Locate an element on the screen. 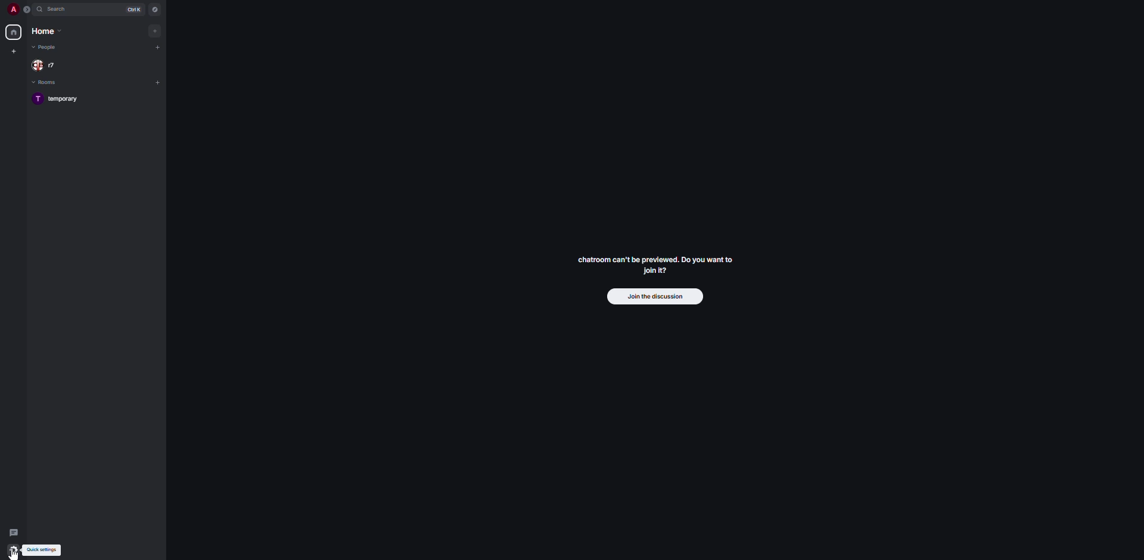 The height and width of the screenshot is (560, 1144). create space is located at coordinates (15, 51).